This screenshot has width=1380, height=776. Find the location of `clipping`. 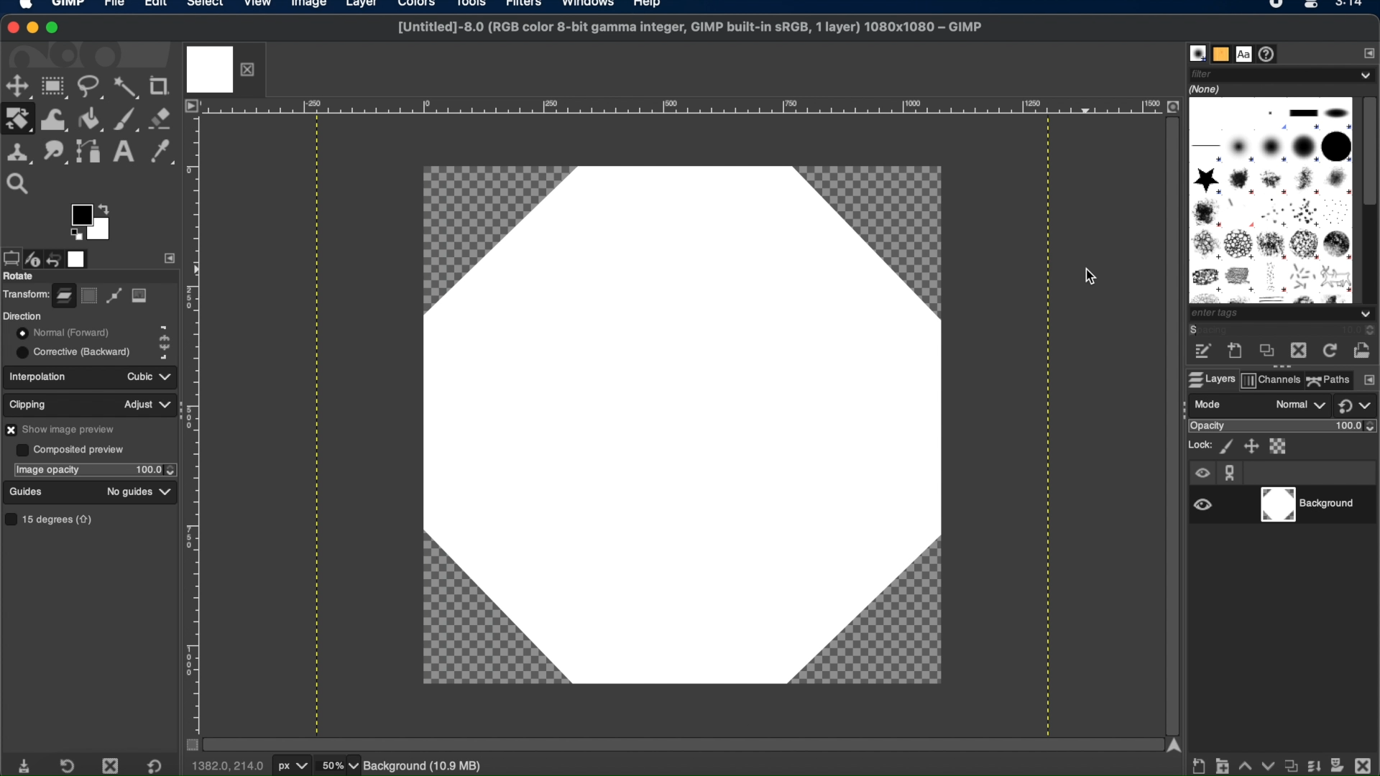

clipping is located at coordinates (30, 402).